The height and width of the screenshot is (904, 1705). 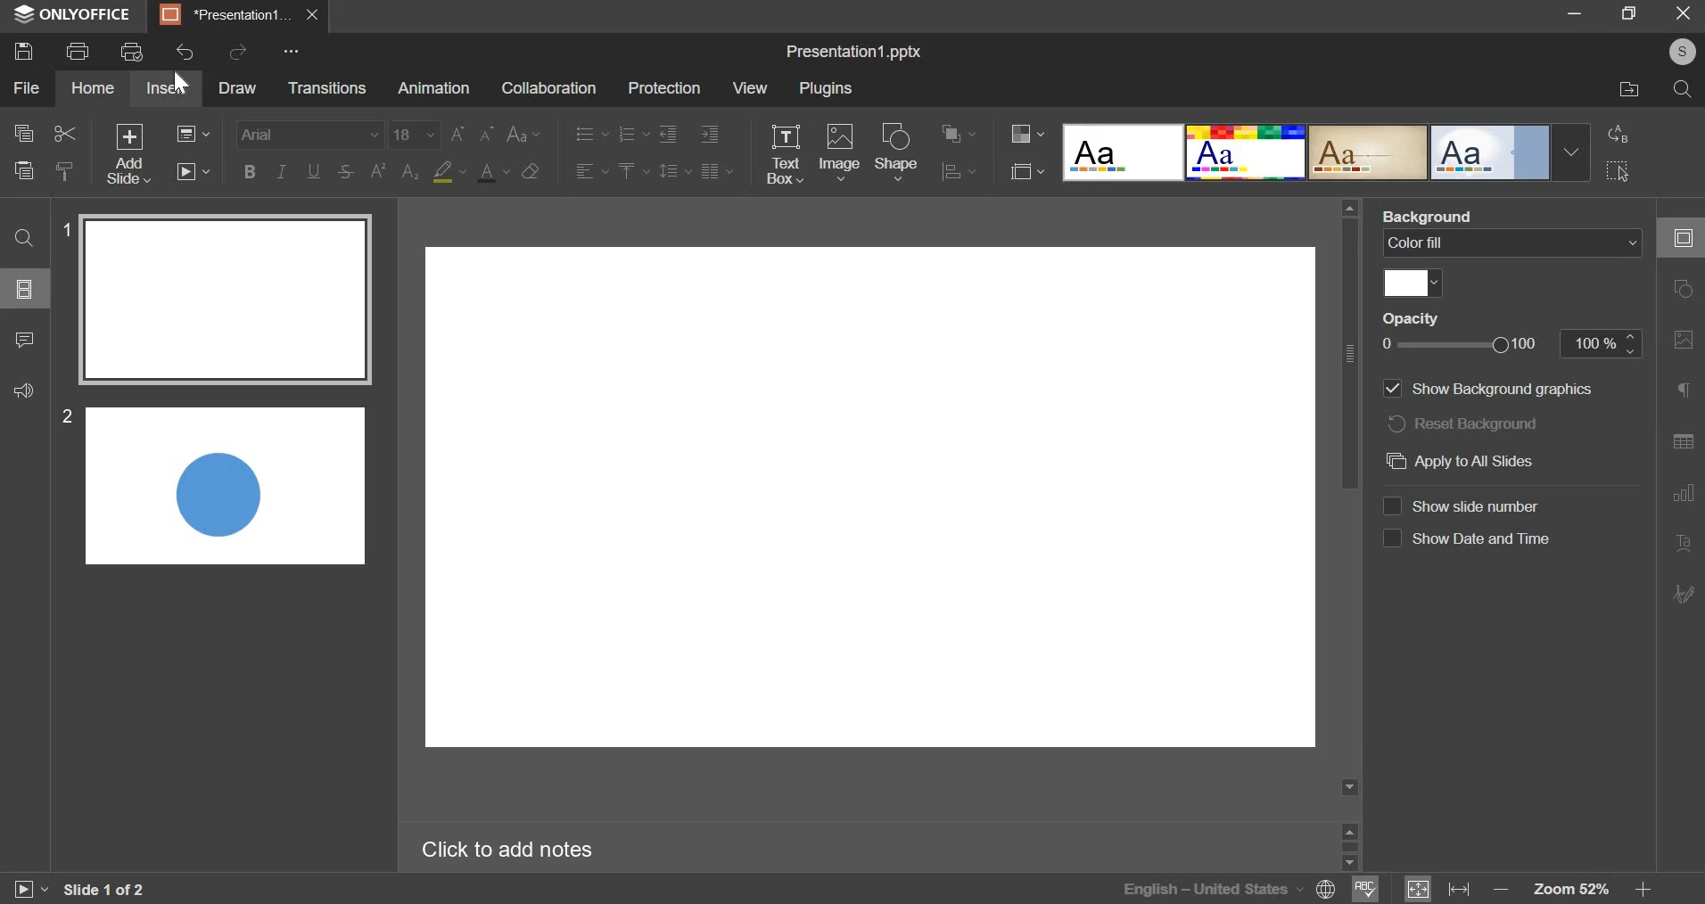 I want to click on erase style, so click(x=531, y=172).